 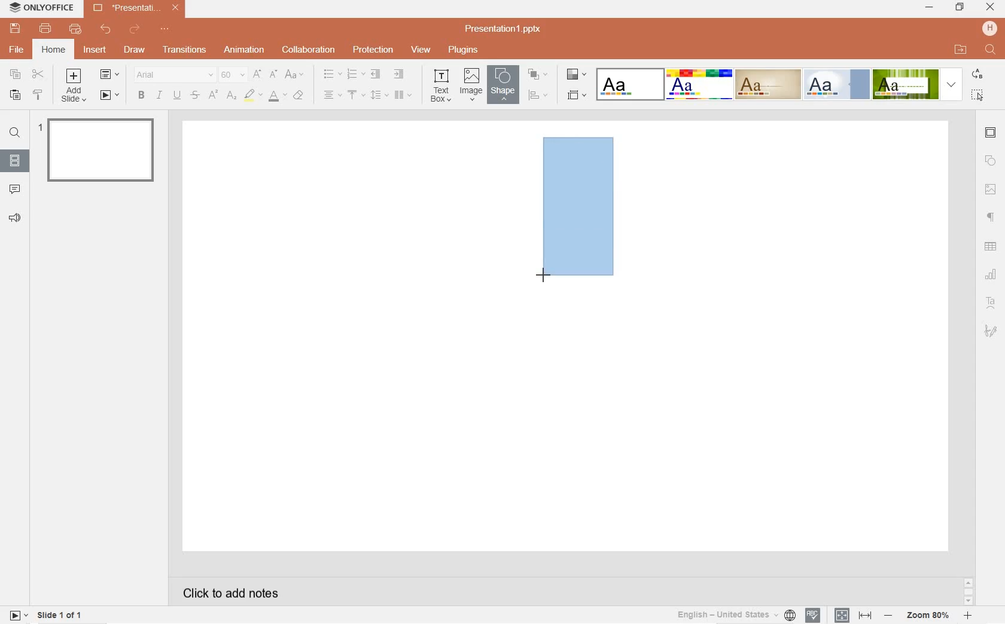 What do you see at coordinates (232, 76) in the screenshot?
I see `font size: 60` at bounding box center [232, 76].